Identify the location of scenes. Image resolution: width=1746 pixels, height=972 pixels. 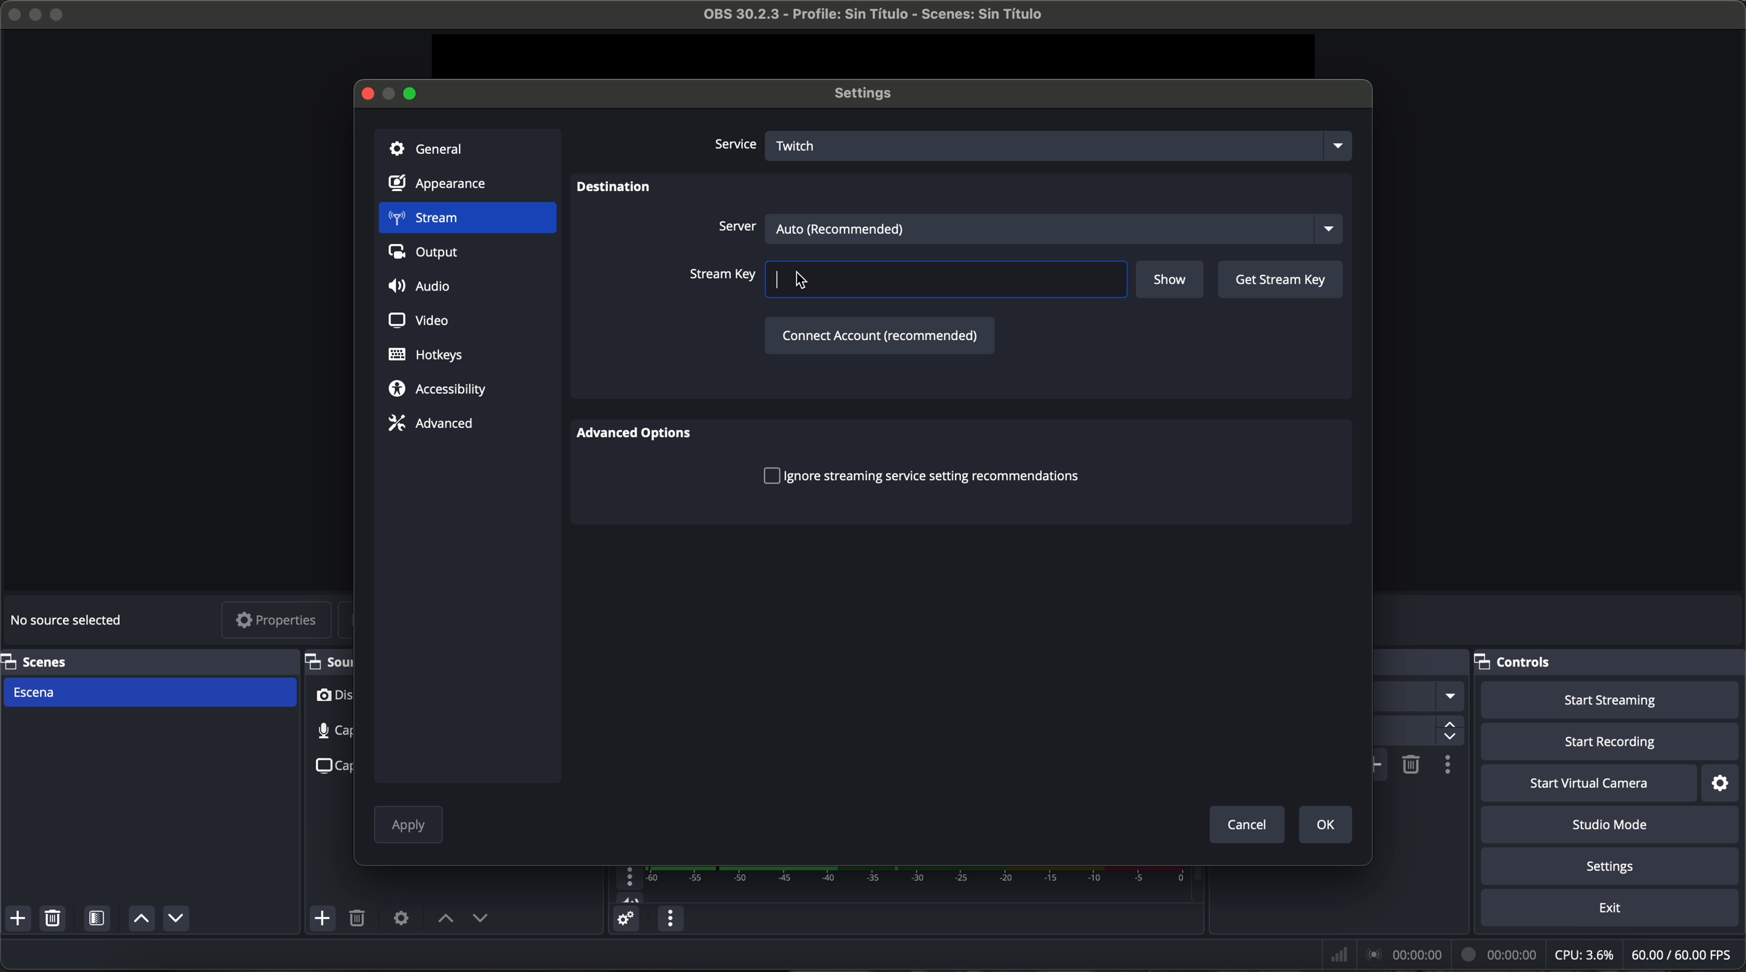
(145, 661).